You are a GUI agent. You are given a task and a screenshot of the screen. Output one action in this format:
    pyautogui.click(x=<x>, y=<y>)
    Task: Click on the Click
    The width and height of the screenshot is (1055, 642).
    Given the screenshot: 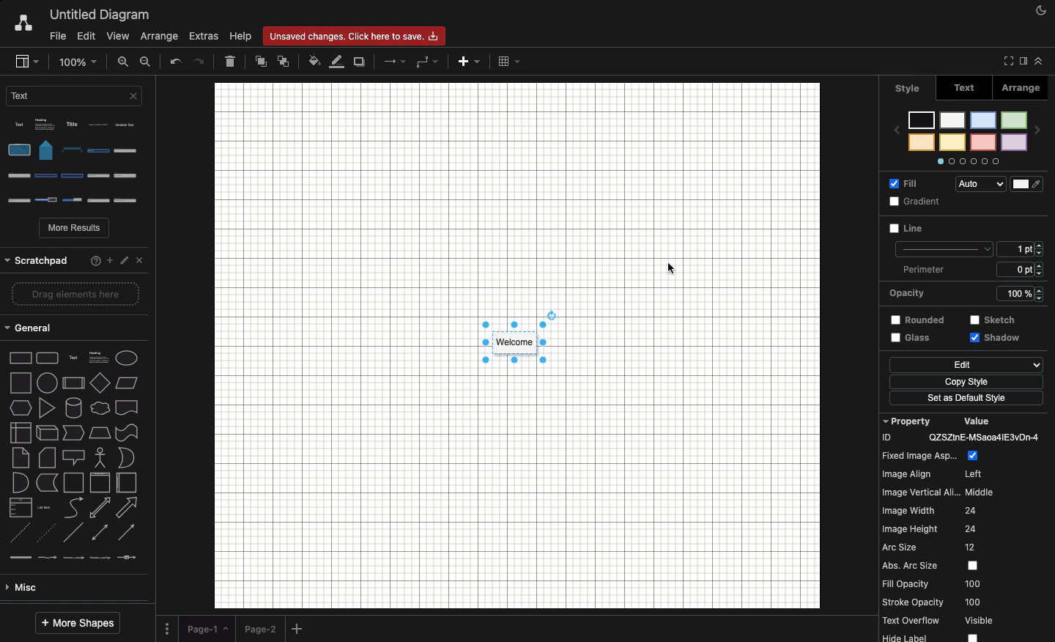 What is the action you would take?
    pyautogui.click(x=670, y=268)
    